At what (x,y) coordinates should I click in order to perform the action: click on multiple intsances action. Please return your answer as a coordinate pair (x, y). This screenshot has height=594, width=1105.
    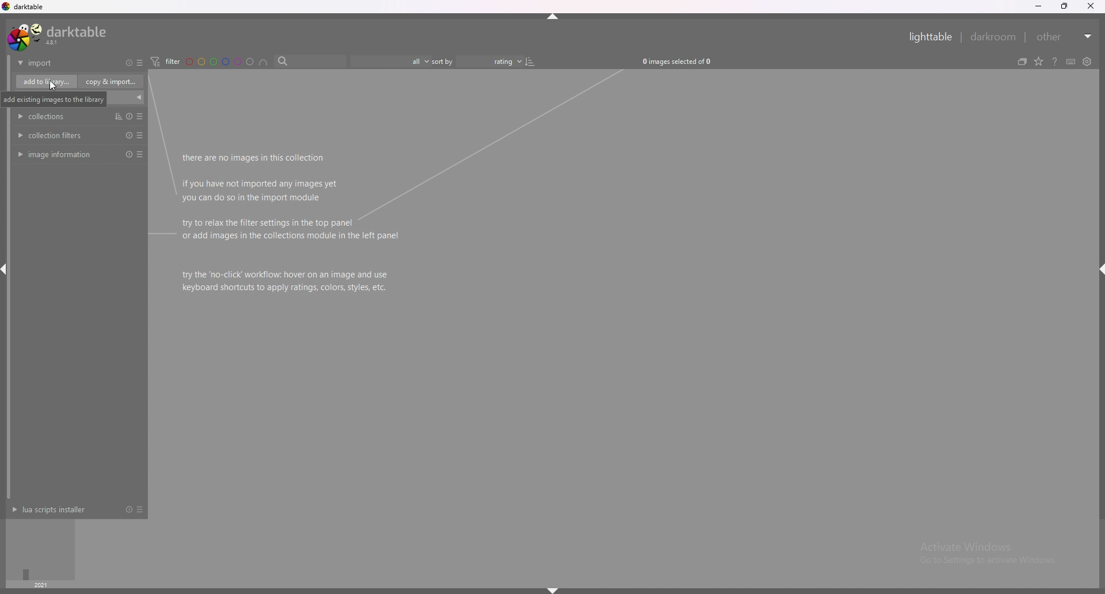
    Looking at the image, I should click on (115, 116).